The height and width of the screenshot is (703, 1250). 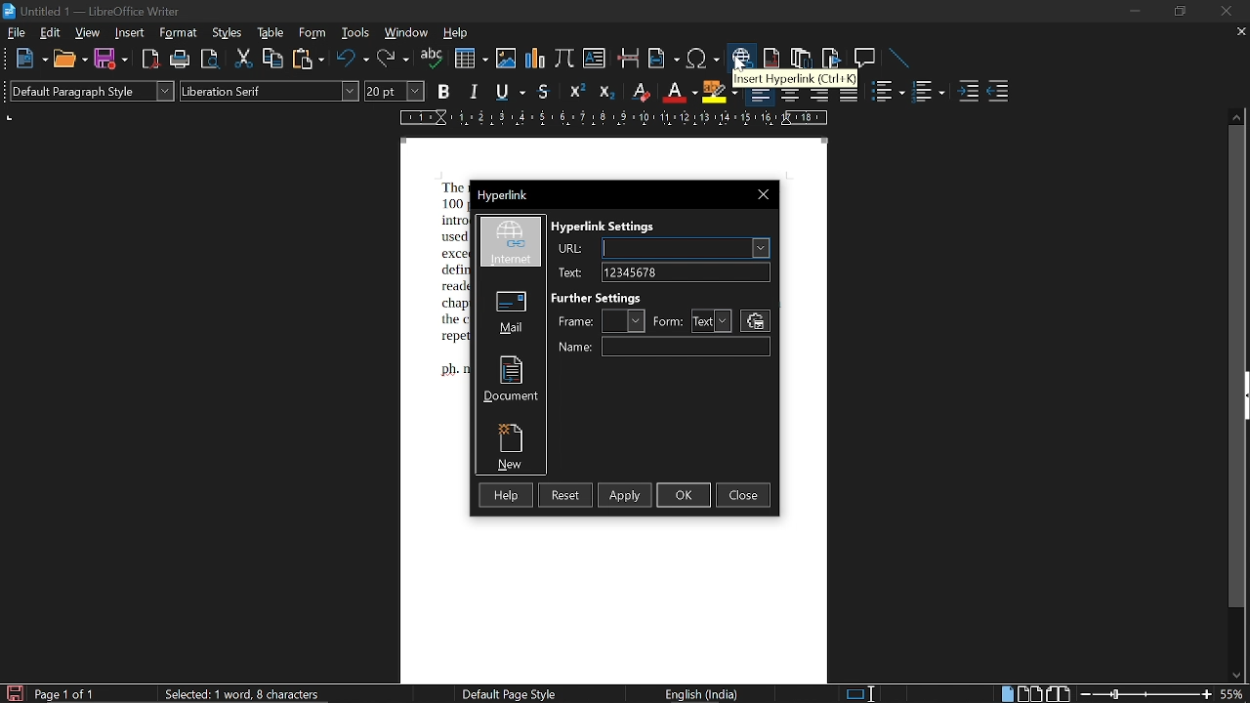 I want to click on insert endnote, so click(x=803, y=58).